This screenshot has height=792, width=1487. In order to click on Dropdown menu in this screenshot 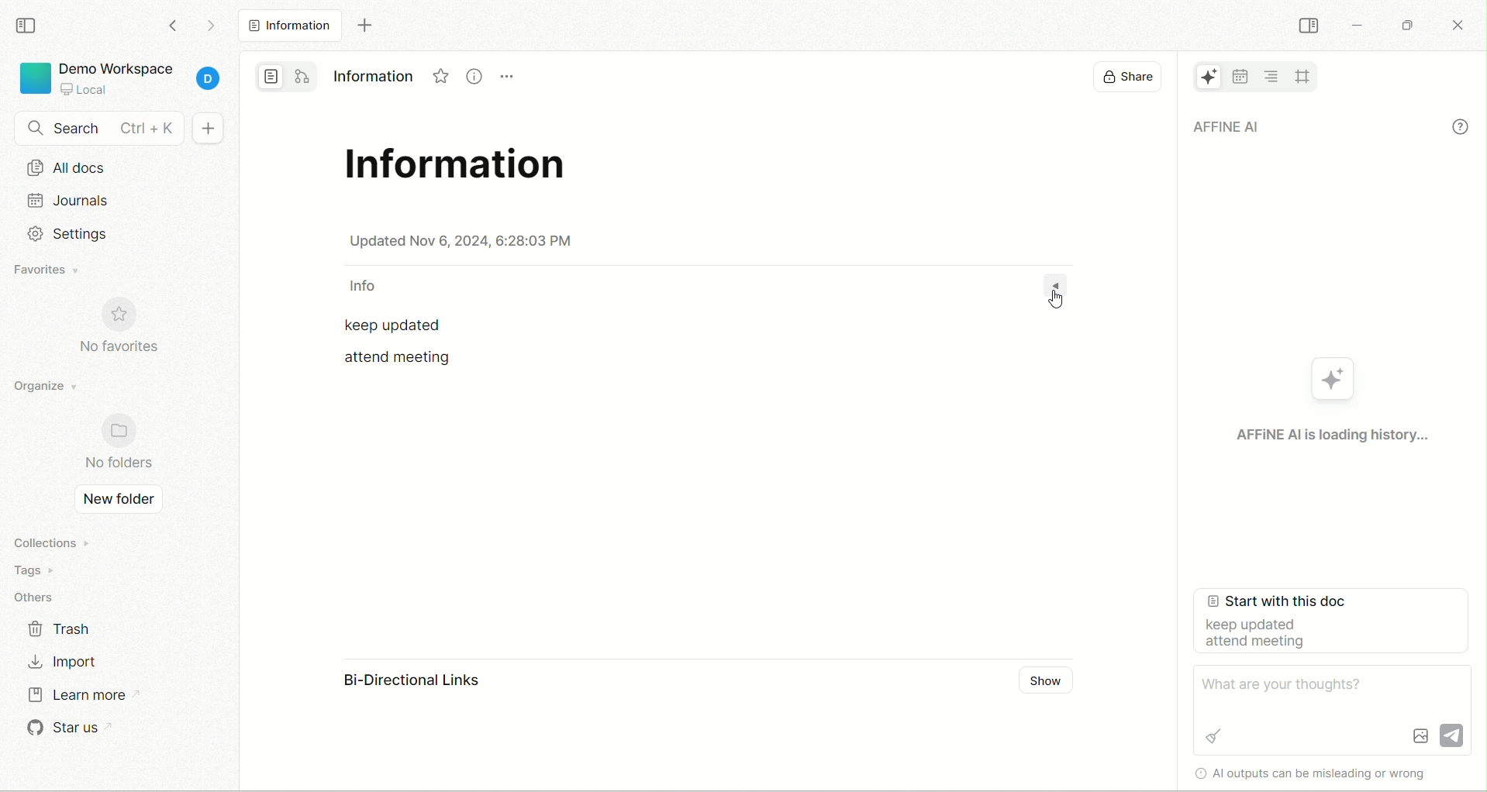, I will do `click(1058, 283)`.